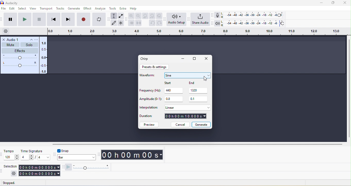 The width and height of the screenshot is (351, 186). Describe the element at coordinates (53, 20) in the screenshot. I see `skip to start` at that location.